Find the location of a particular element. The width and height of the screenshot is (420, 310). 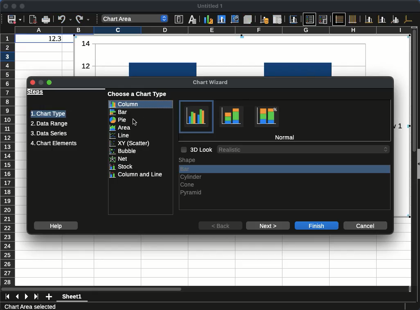

bar is located at coordinates (141, 112).